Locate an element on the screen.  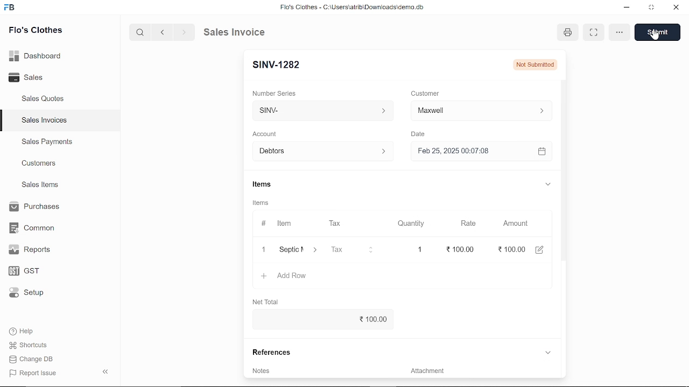
H Feb 25, 2025 00:07:08  is located at coordinates (472, 152).